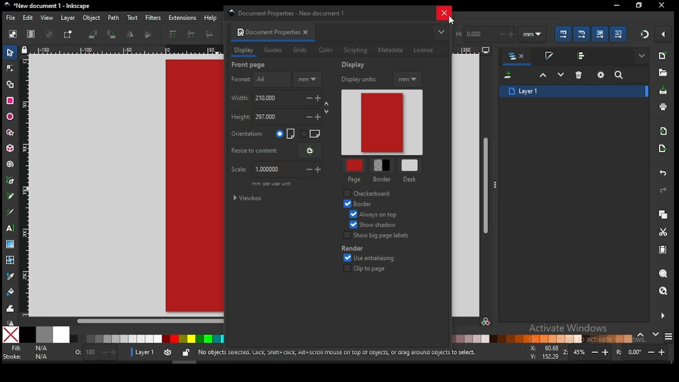 The height and width of the screenshot is (382, 679). What do you see at coordinates (44, 335) in the screenshot?
I see `50% grey` at bounding box center [44, 335].